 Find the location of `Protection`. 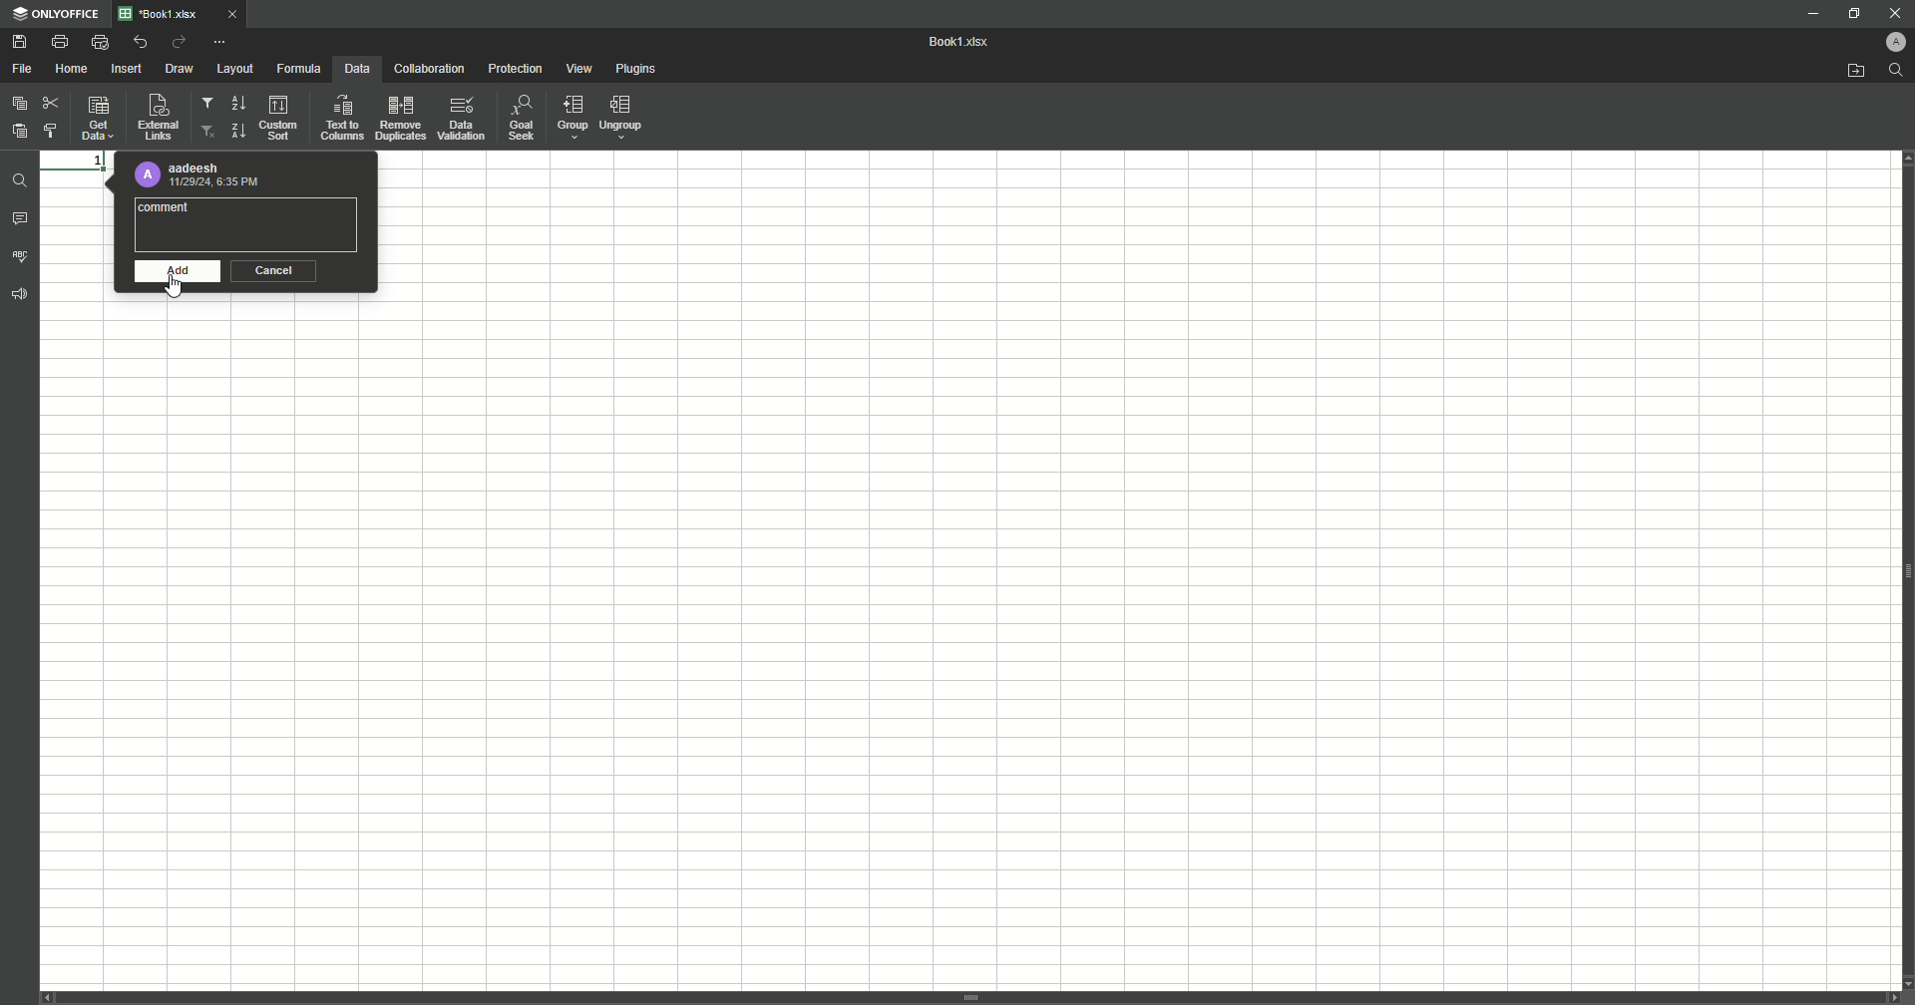

Protection is located at coordinates (515, 70).